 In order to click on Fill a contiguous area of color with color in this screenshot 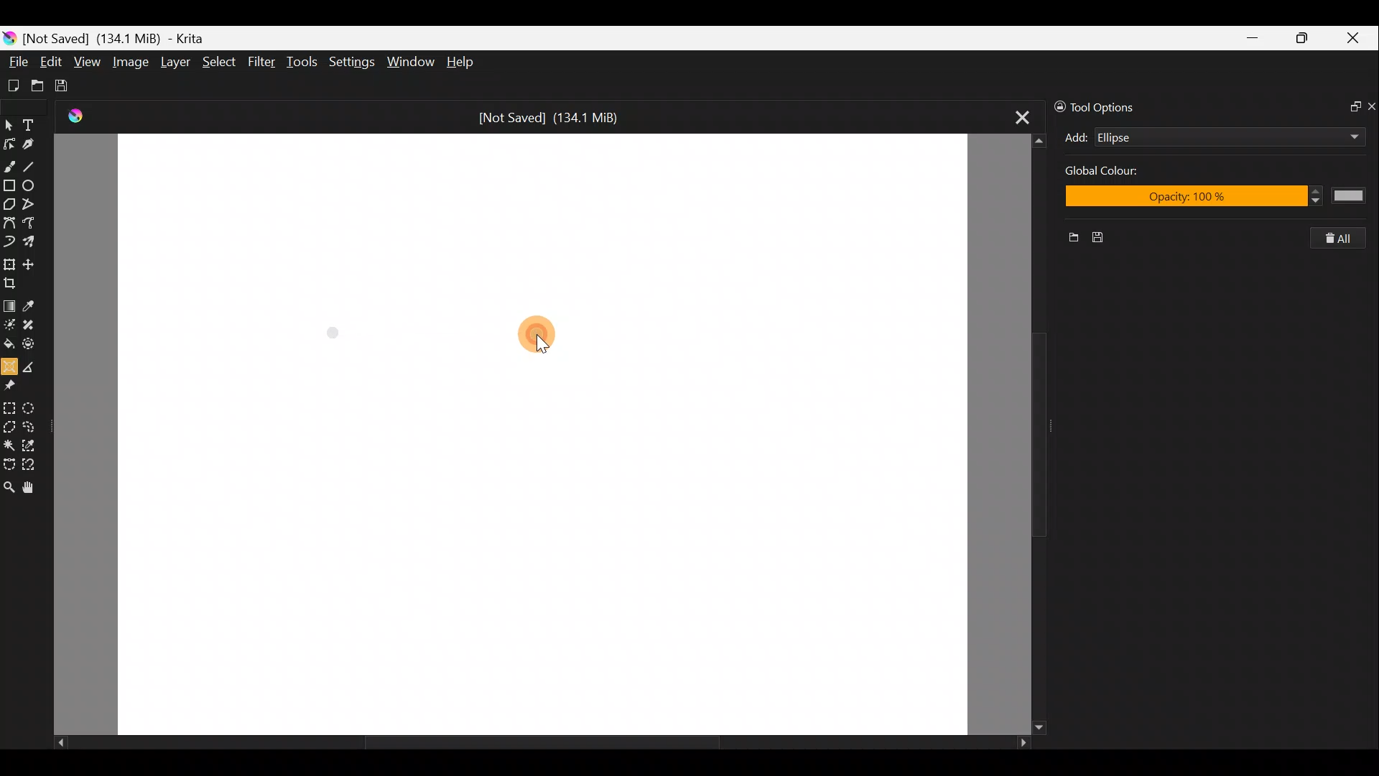, I will do `click(9, 344)`.